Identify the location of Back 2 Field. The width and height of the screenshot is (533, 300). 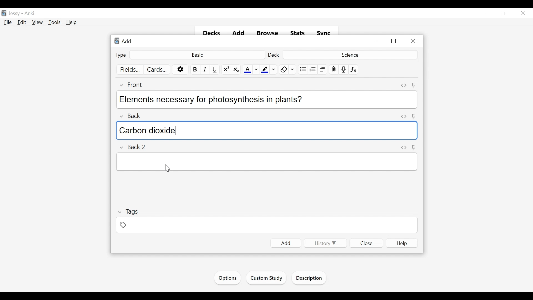
(267, 162).